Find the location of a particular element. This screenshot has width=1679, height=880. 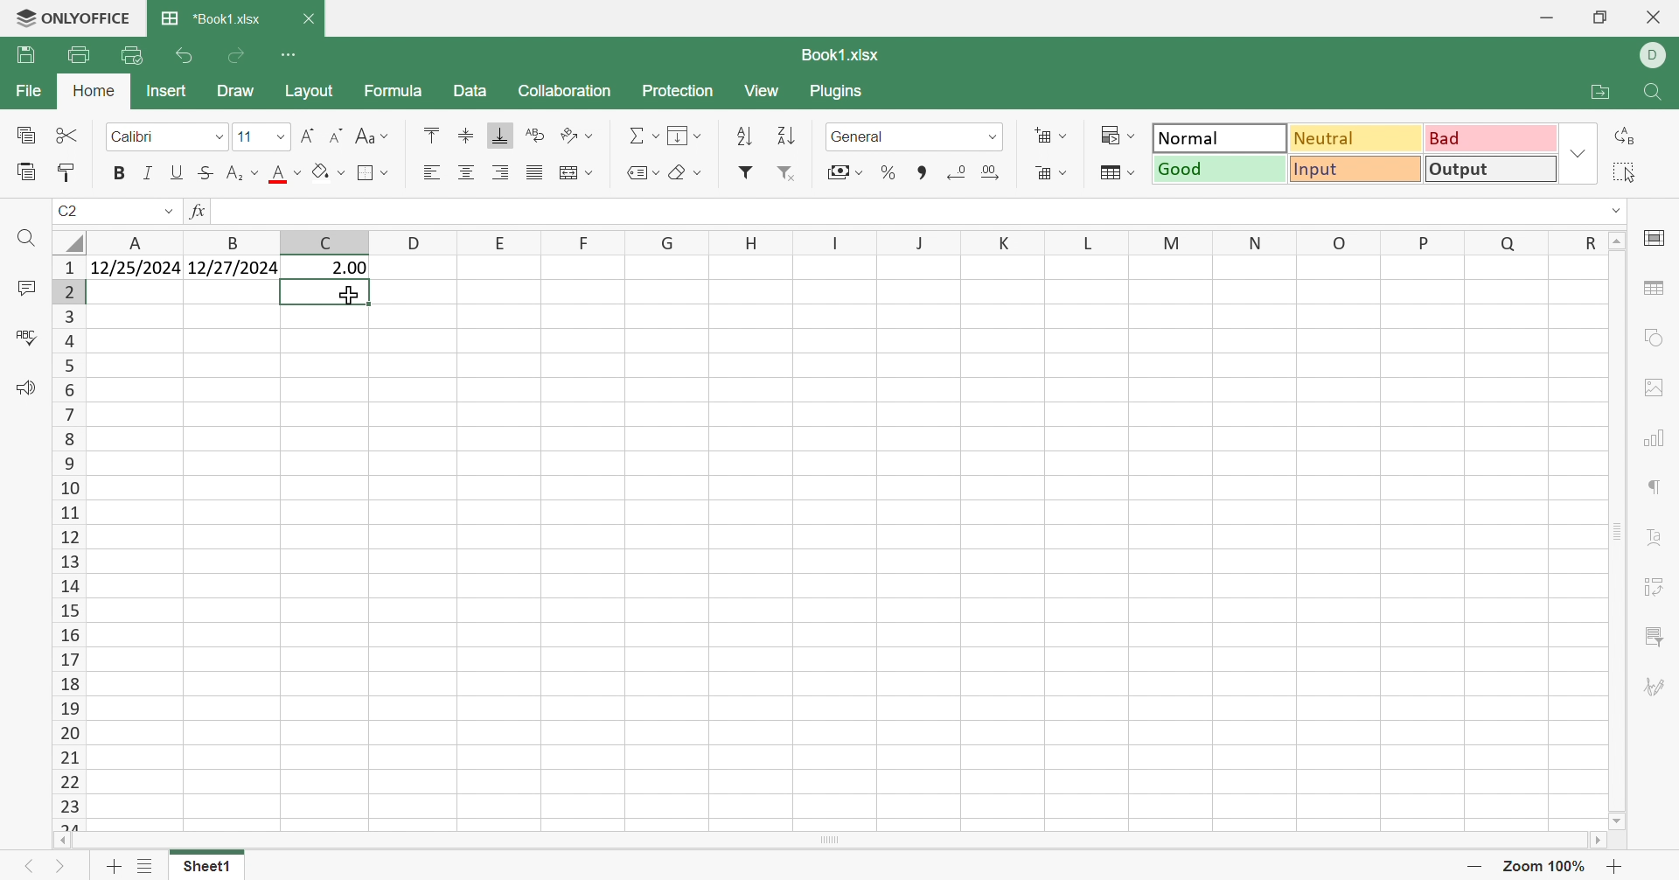

Good is located at coordinates (1216, 170).